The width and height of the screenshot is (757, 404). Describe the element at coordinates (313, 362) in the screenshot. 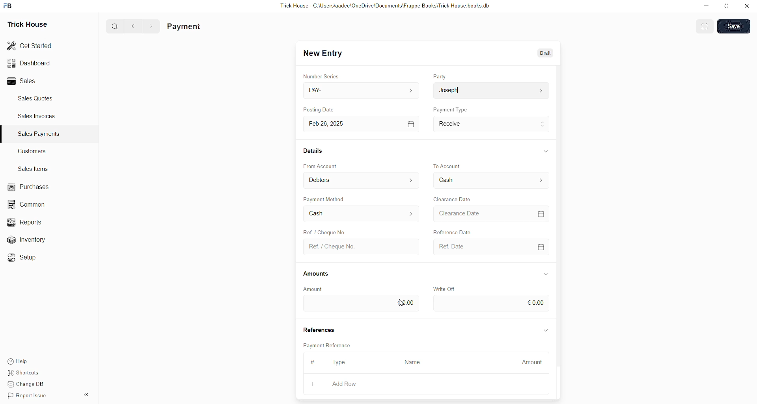

I see `#` at that location.